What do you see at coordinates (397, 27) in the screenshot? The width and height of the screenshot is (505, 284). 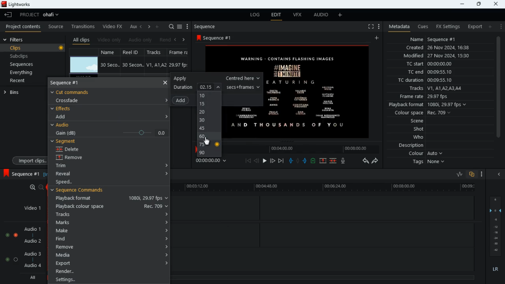 I see `metadata` at bounding box center [397, 27].